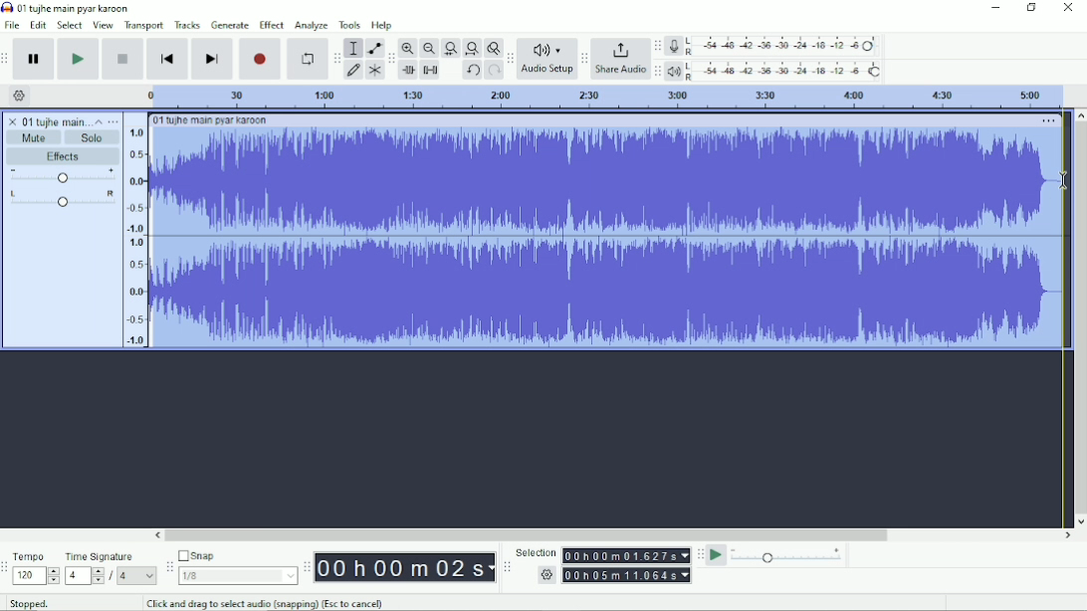 Image resolution: width=1087 pixels, height=611 pixels. I want to click on Audacity tools toolbar, so click(336, 58).